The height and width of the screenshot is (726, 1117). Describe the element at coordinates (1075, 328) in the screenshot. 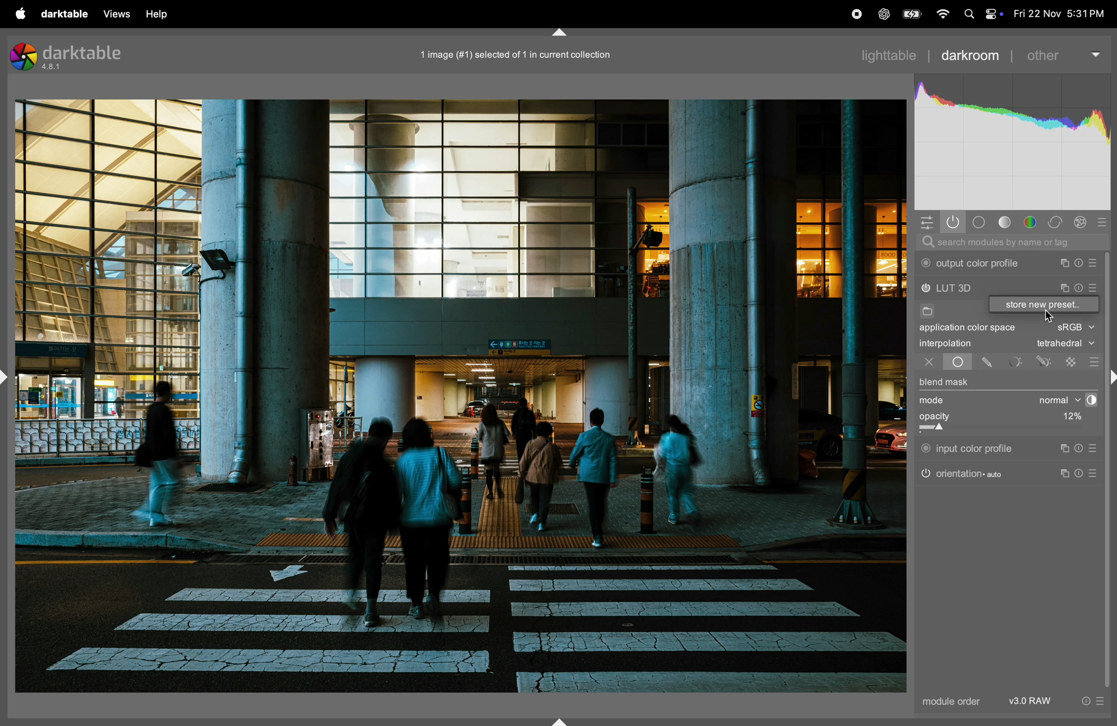

I see `Srgb` at that location.